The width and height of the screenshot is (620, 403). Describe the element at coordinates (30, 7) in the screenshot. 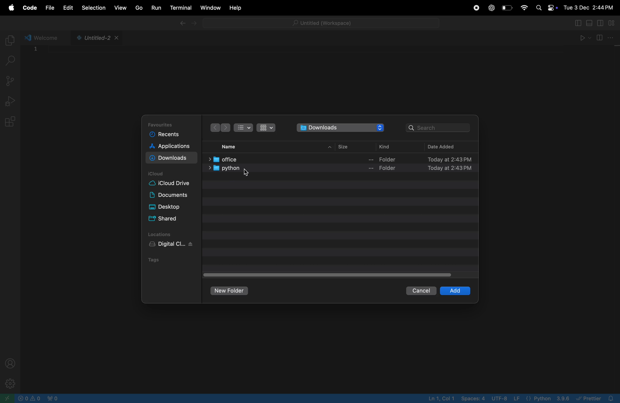

I see `code` at that location.